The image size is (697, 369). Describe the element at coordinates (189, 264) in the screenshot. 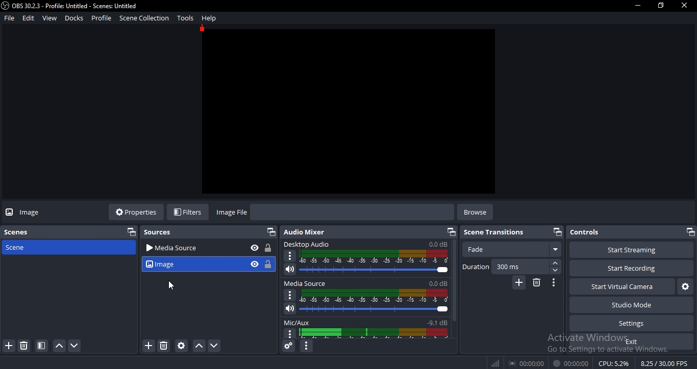

I see `image` at that location.